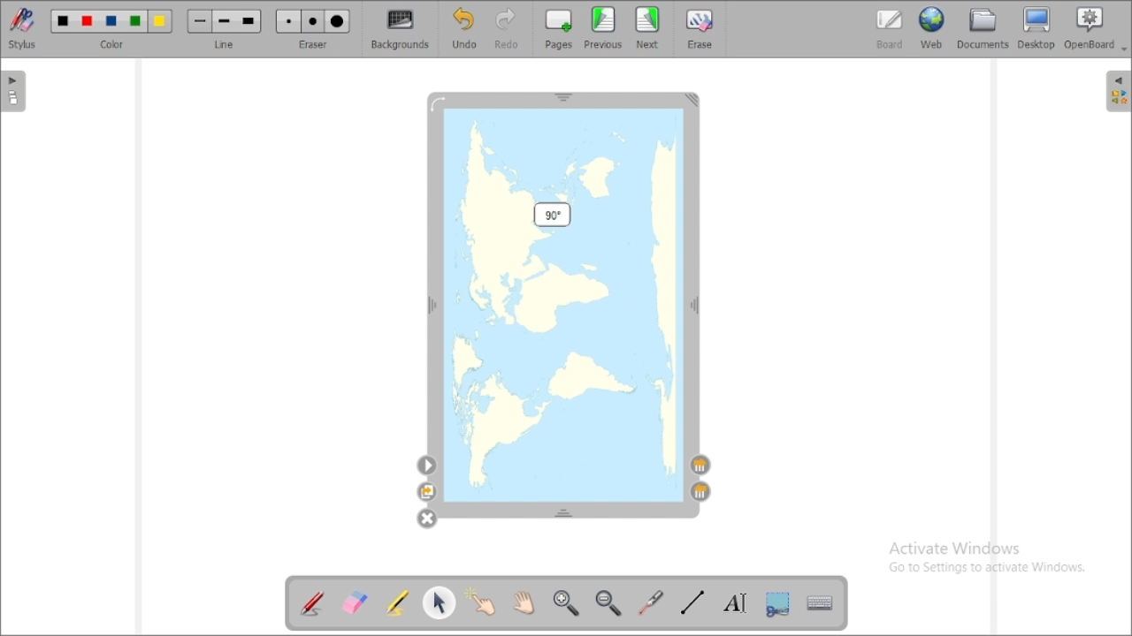 Image resolution: width=1132 pixels, height=636 pixels. What do you see at coordinates (396, 602) in the screenshot?
I see `highlight` at bounding box center [396, 602].